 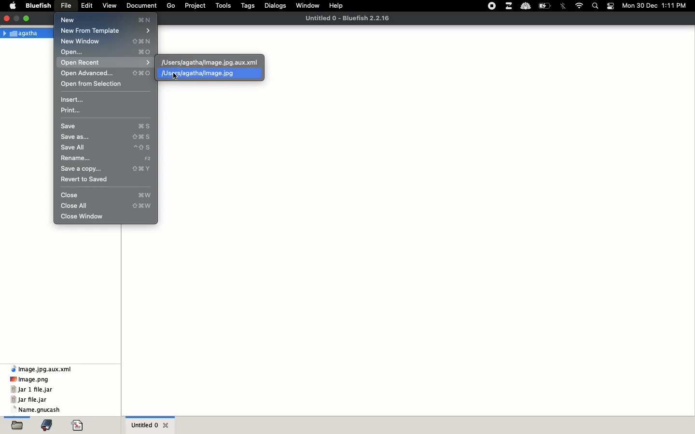 I want to click on close, so click(x=168, y=424).